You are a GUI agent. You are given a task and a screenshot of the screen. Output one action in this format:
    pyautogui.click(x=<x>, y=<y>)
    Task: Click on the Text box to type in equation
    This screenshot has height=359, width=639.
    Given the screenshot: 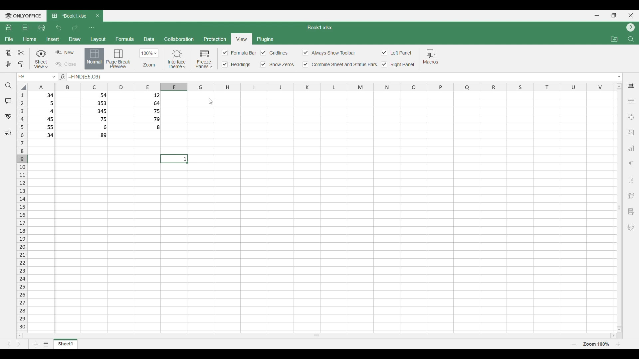 What is the action you would take?
    pyautogui.click(x=341, y=77)
    